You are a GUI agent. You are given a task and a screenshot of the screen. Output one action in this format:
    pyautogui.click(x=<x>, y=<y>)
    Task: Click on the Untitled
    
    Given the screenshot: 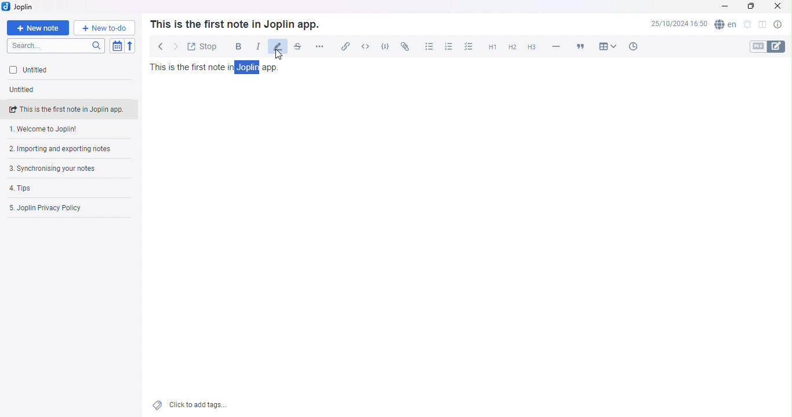 What is the action you would take?
    pyautogui.click(x=55, y=71)
    